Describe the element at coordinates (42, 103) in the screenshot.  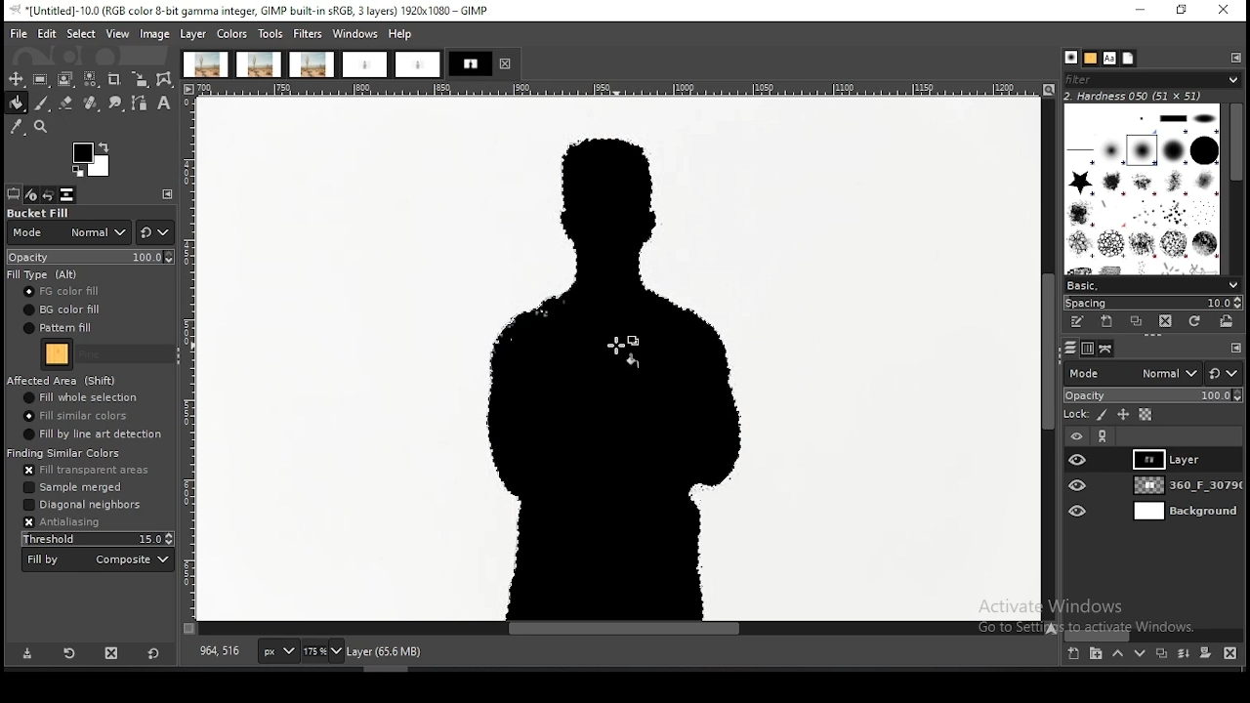
I see `paintbrush tool` at that location.